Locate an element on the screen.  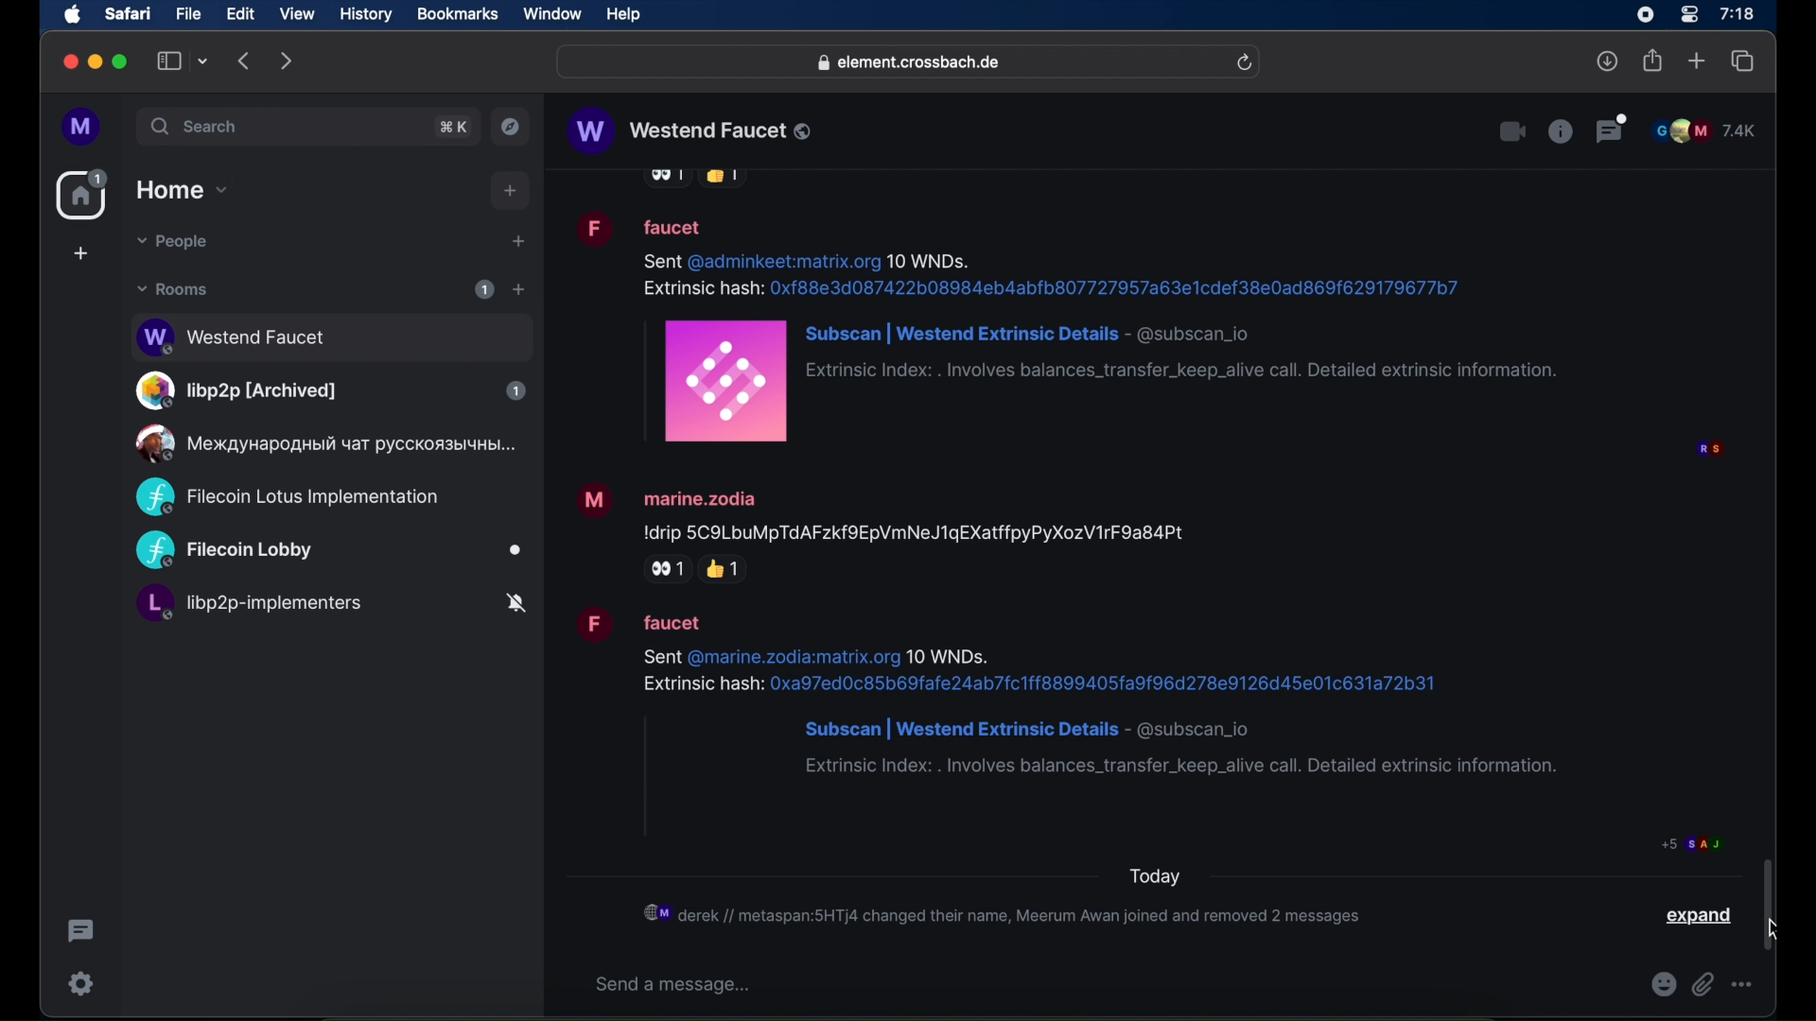
search shortcut is located at coordinates (455, 127).